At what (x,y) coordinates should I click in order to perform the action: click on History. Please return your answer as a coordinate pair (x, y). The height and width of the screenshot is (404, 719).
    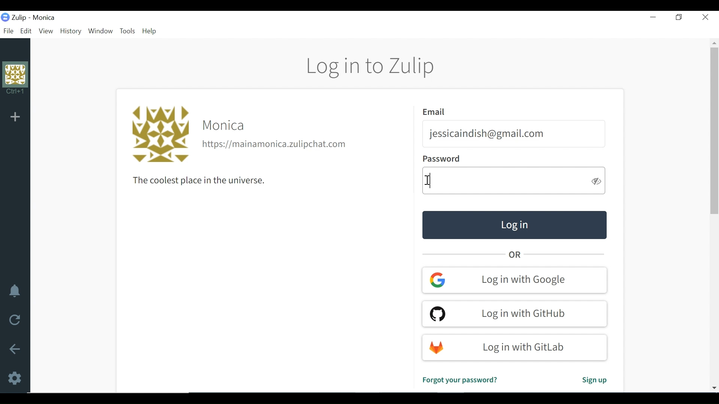
    Looking at the image, I should click on (72, 31).